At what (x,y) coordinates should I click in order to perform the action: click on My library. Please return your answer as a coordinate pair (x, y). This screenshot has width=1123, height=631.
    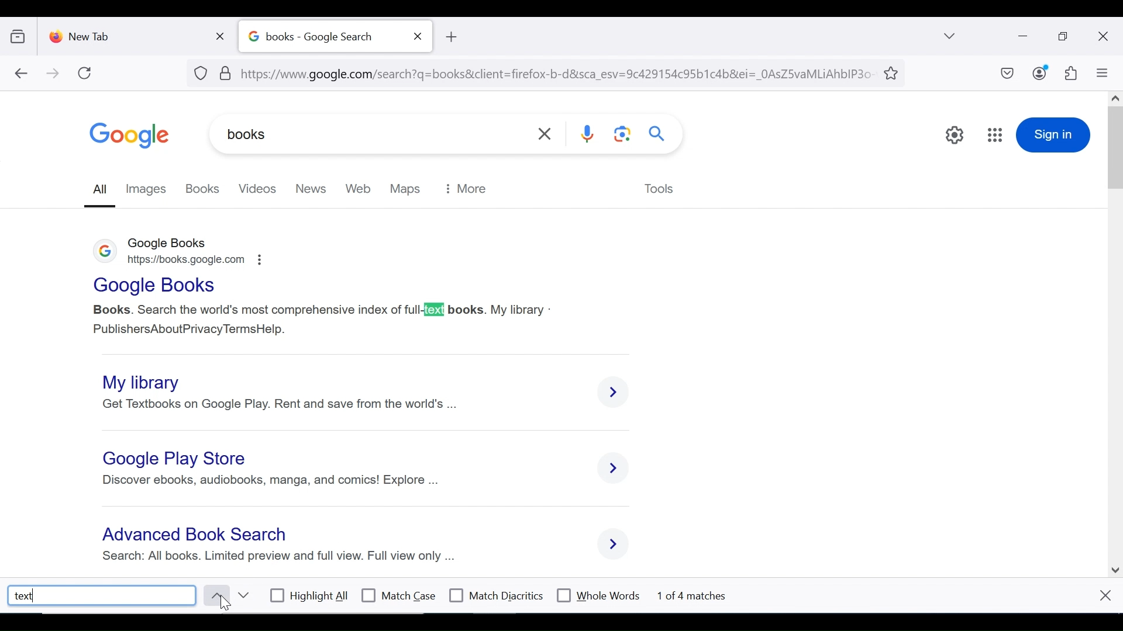
    Looking at the image, I should click on (139, 382).